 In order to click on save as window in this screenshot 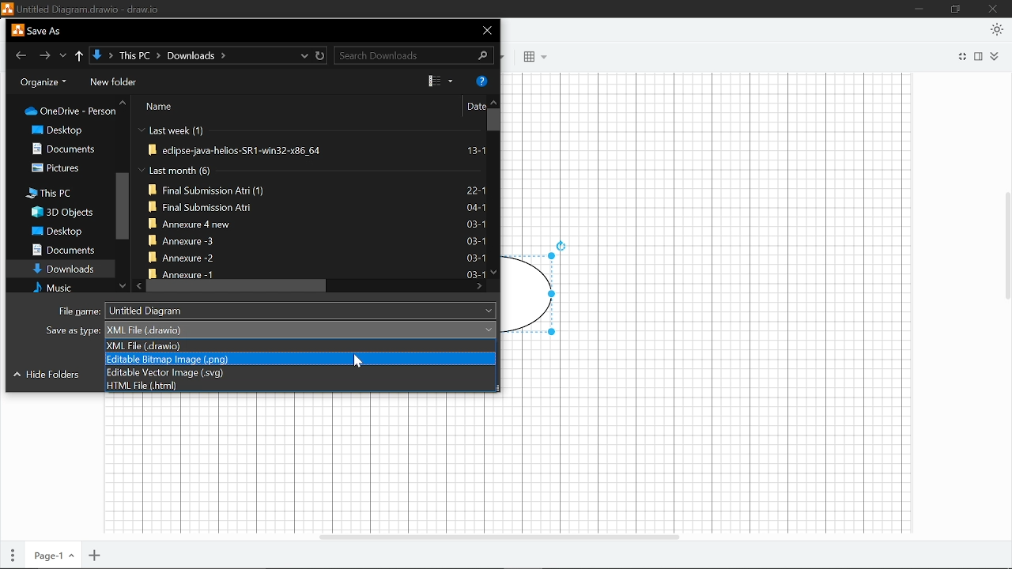, I will do `click(36, 30)`.